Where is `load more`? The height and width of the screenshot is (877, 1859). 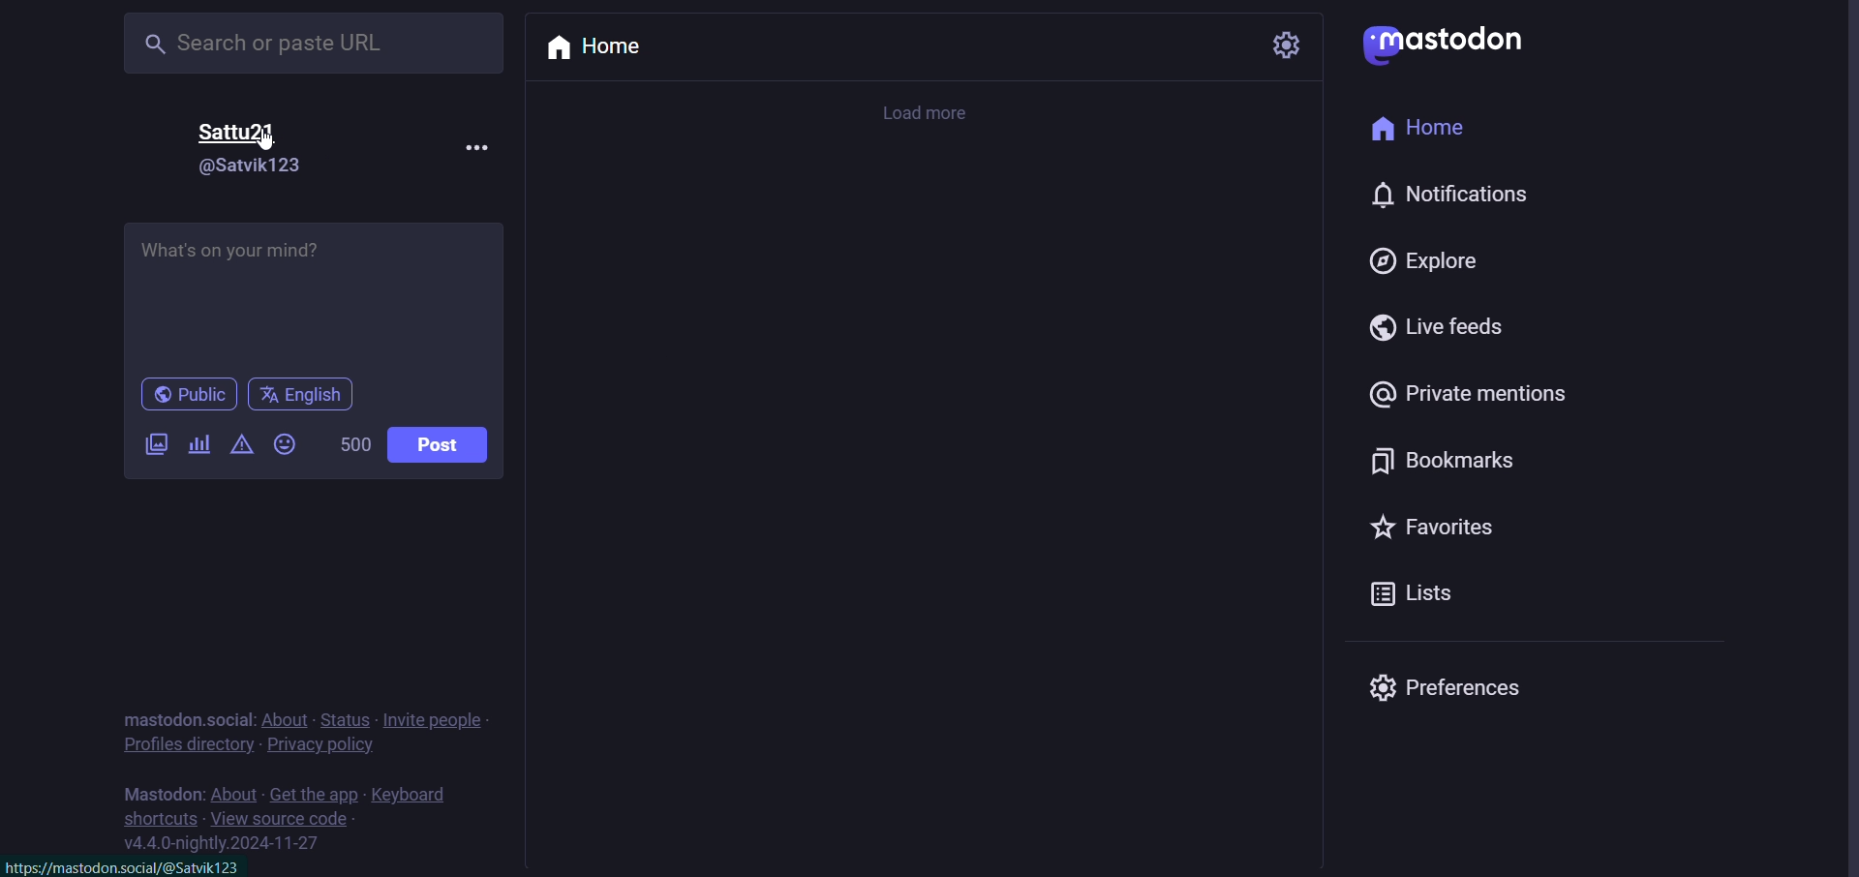
load more is located at coordinates (929, 116).